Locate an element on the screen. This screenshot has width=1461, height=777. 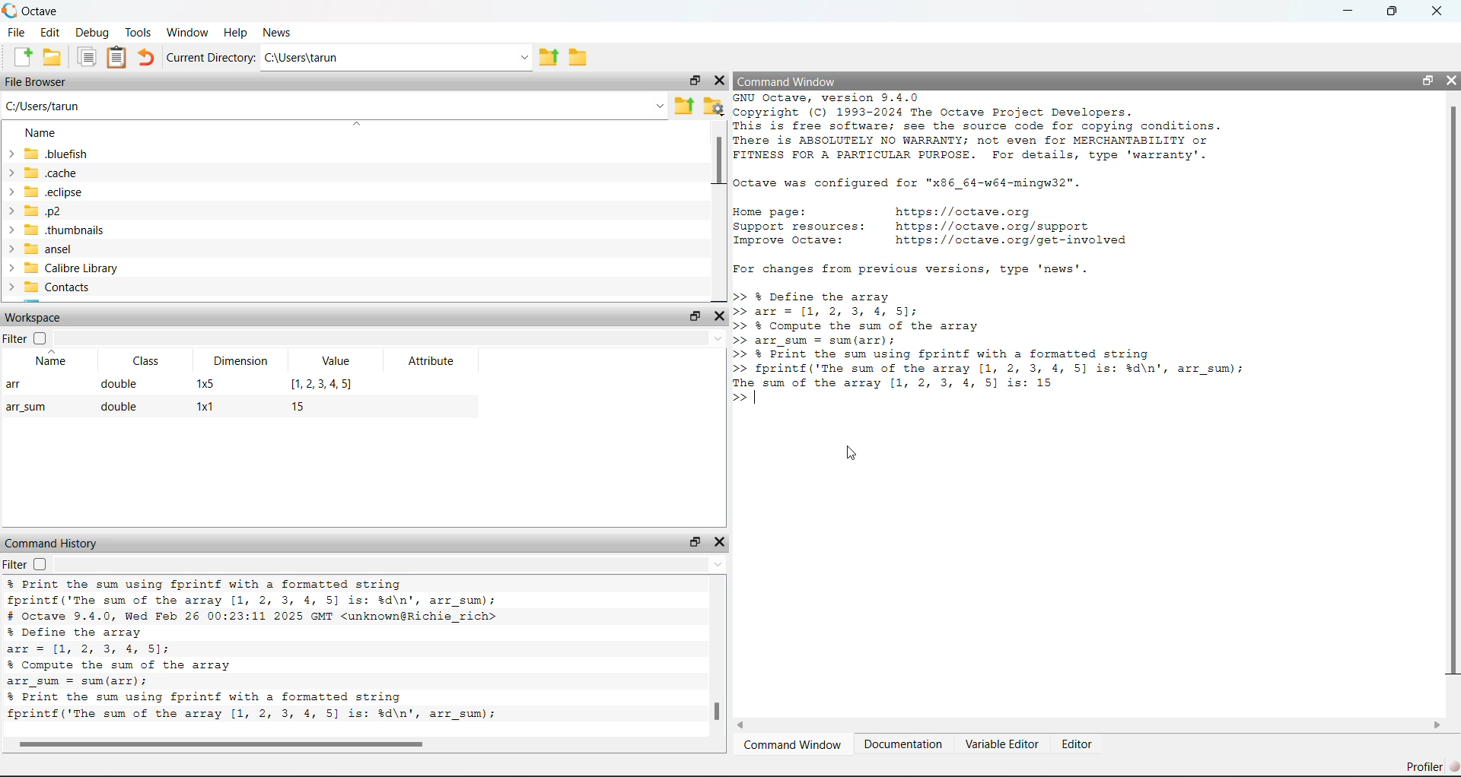
Documentation is located at coordinates (904, 745).